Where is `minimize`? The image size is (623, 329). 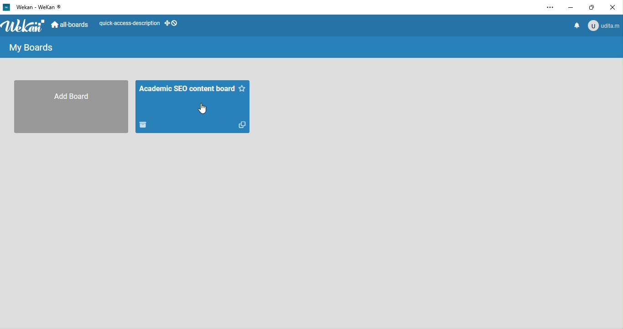 minimize is located at coordinates (570, 8).